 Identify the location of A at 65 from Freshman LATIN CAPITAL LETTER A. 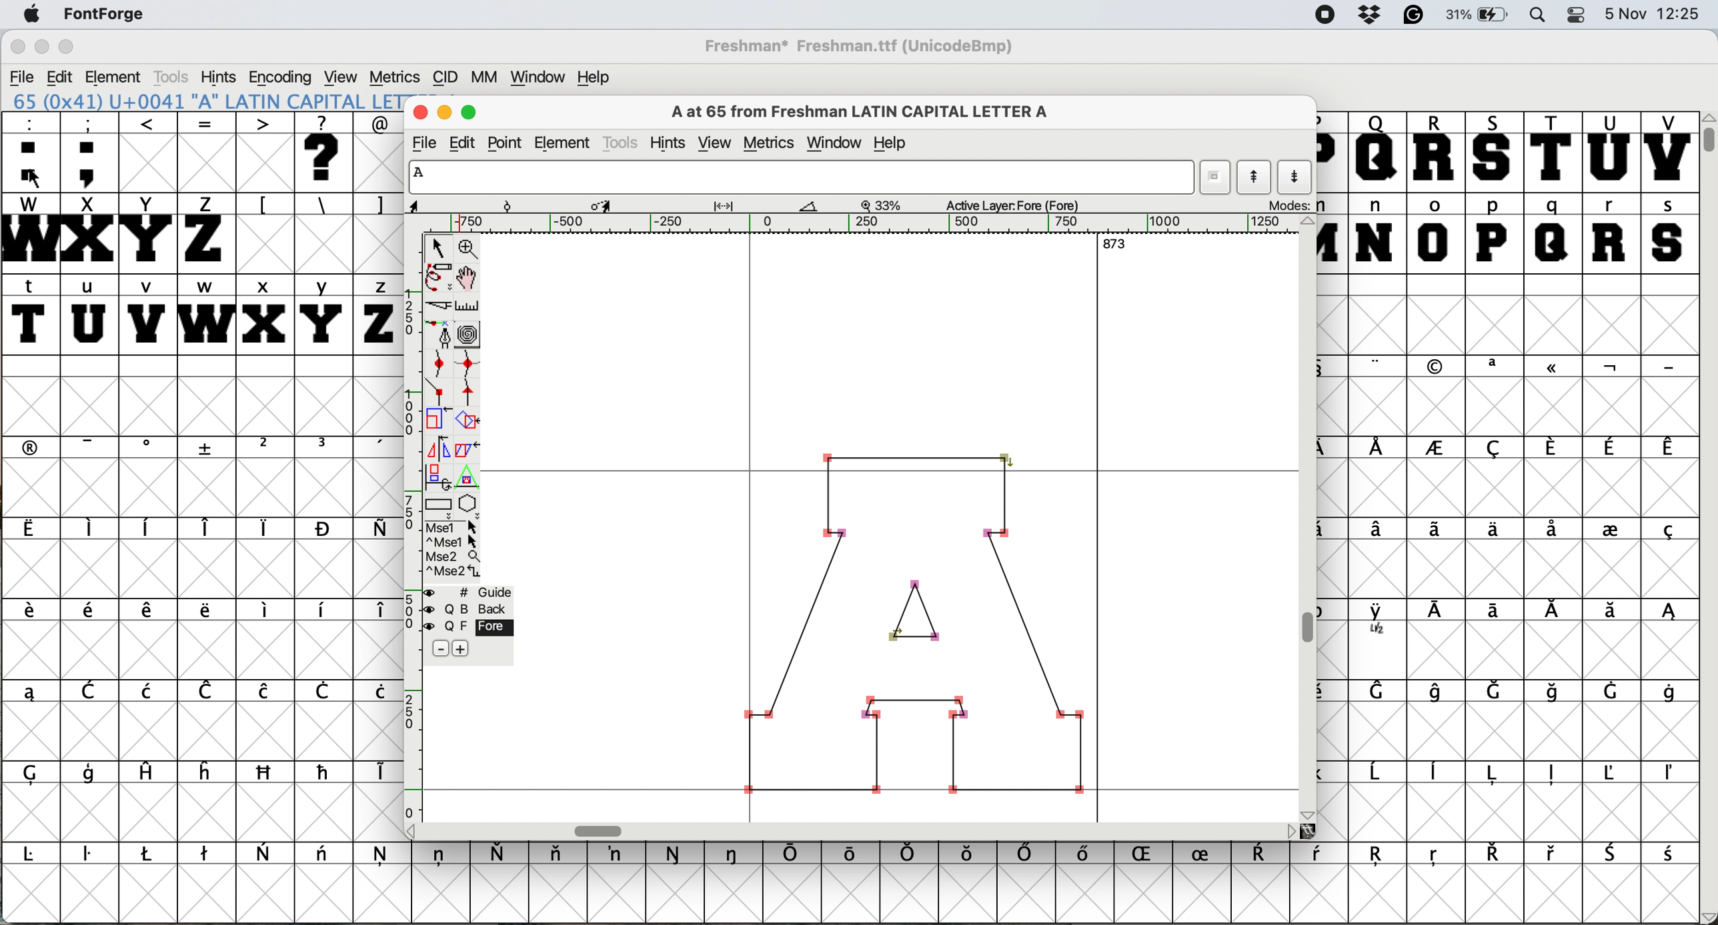
(868, 113).